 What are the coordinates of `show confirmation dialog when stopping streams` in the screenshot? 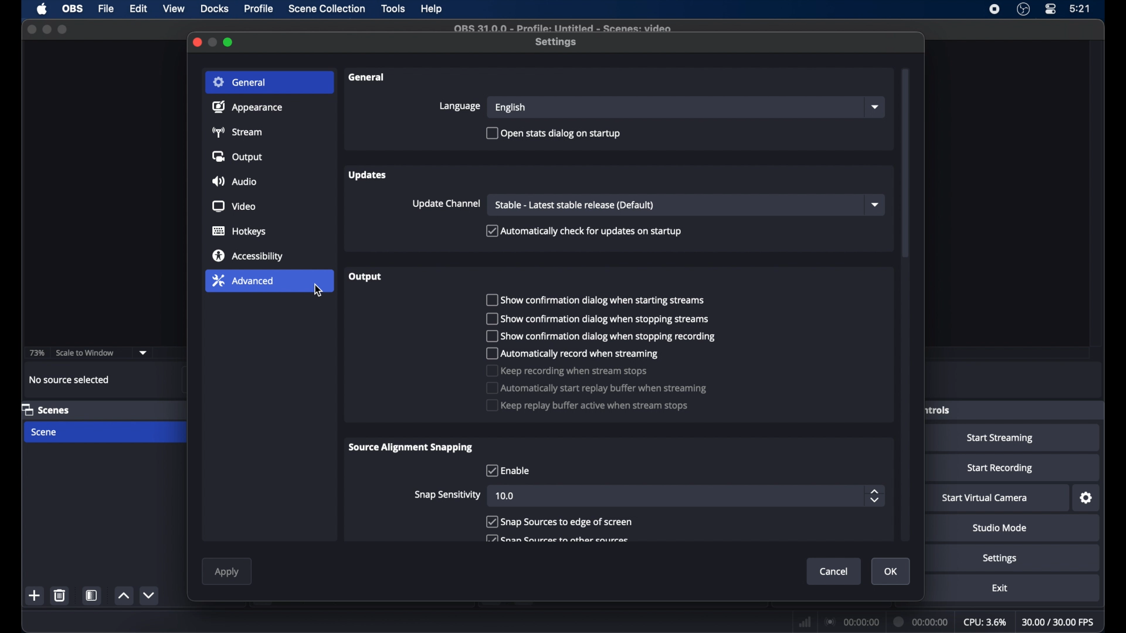 It's located at (594, 319).